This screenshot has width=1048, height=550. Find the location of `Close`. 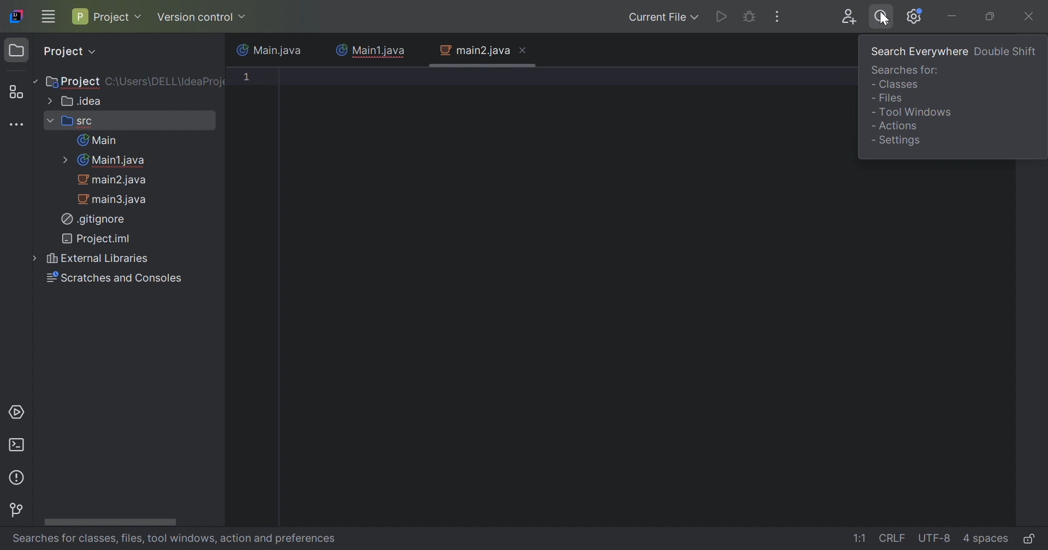

Close is located at coordinates (523, 51).